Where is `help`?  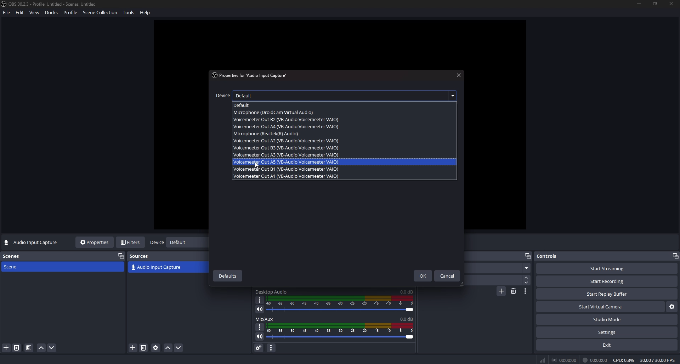 help is located at coordinates (147, 13).